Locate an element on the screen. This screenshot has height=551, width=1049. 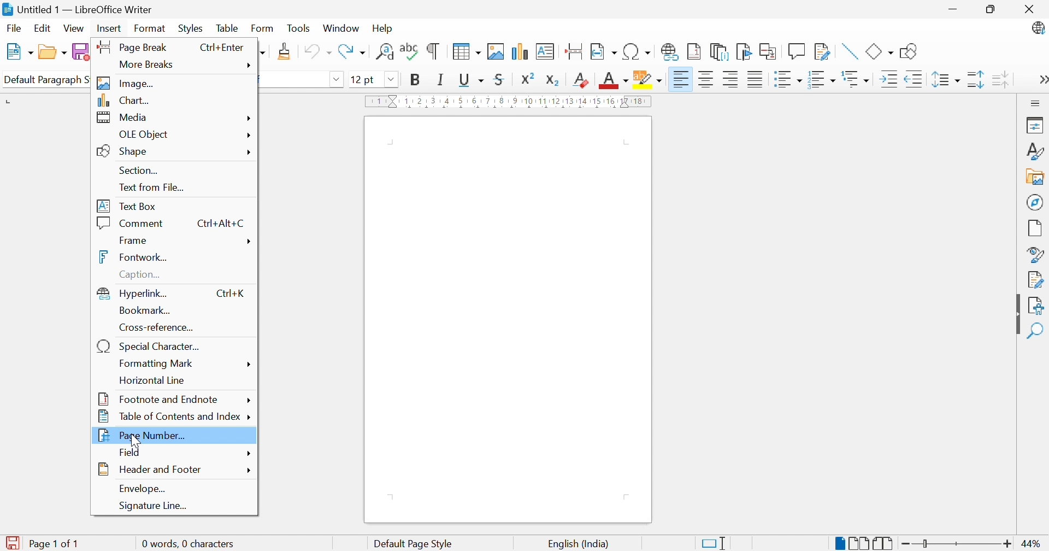
Signature line... is located at coordinates (155, 506).